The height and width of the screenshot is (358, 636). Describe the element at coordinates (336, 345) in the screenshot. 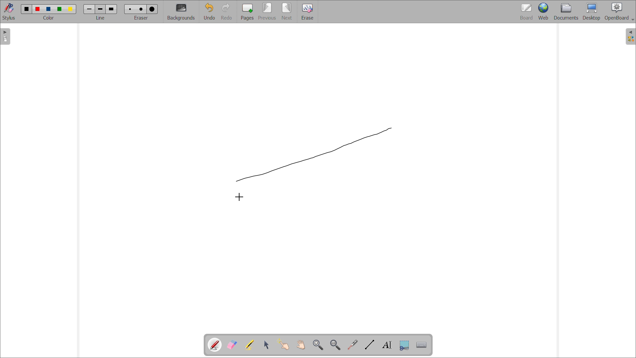

I see `zoom out` at that location.